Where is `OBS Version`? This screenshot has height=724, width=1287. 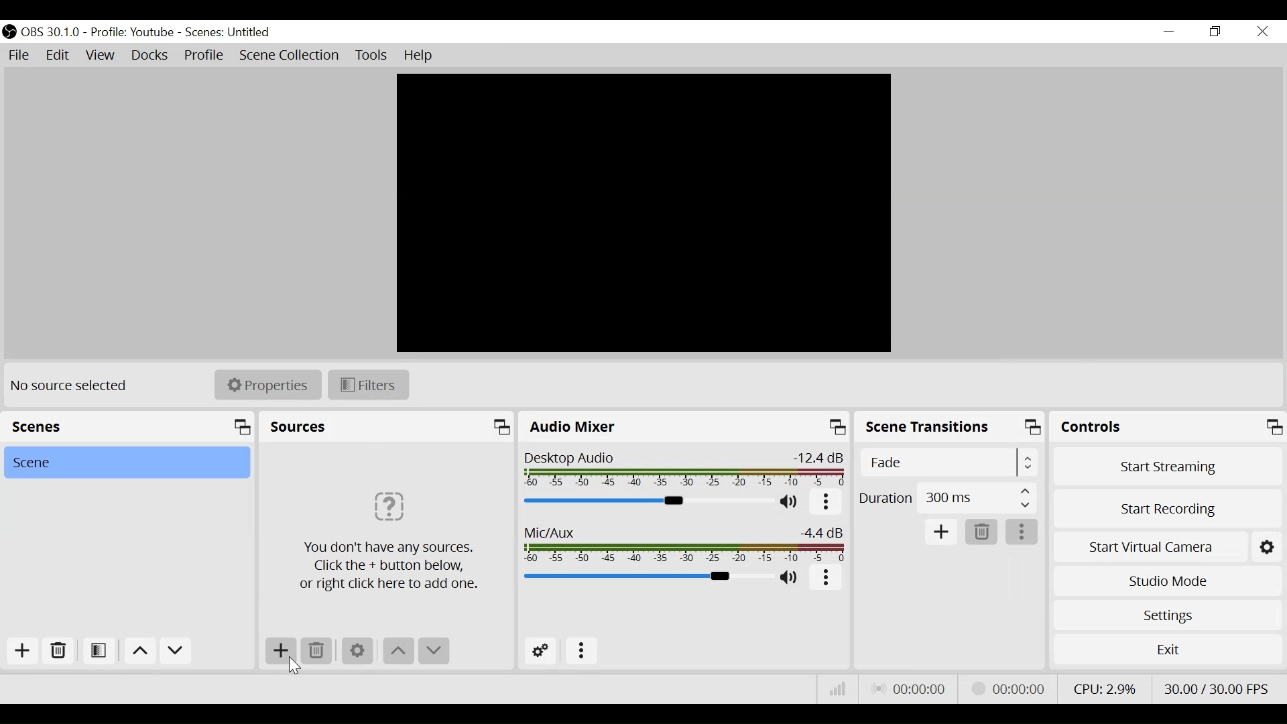
OBS Version is located at coordinates (51, 32).